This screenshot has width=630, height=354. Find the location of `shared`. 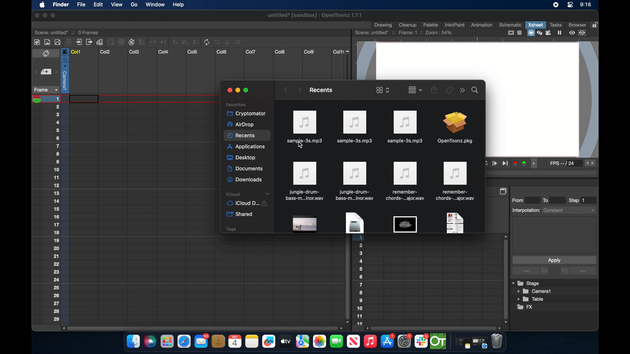

shared is located at coordinates (241, 214).